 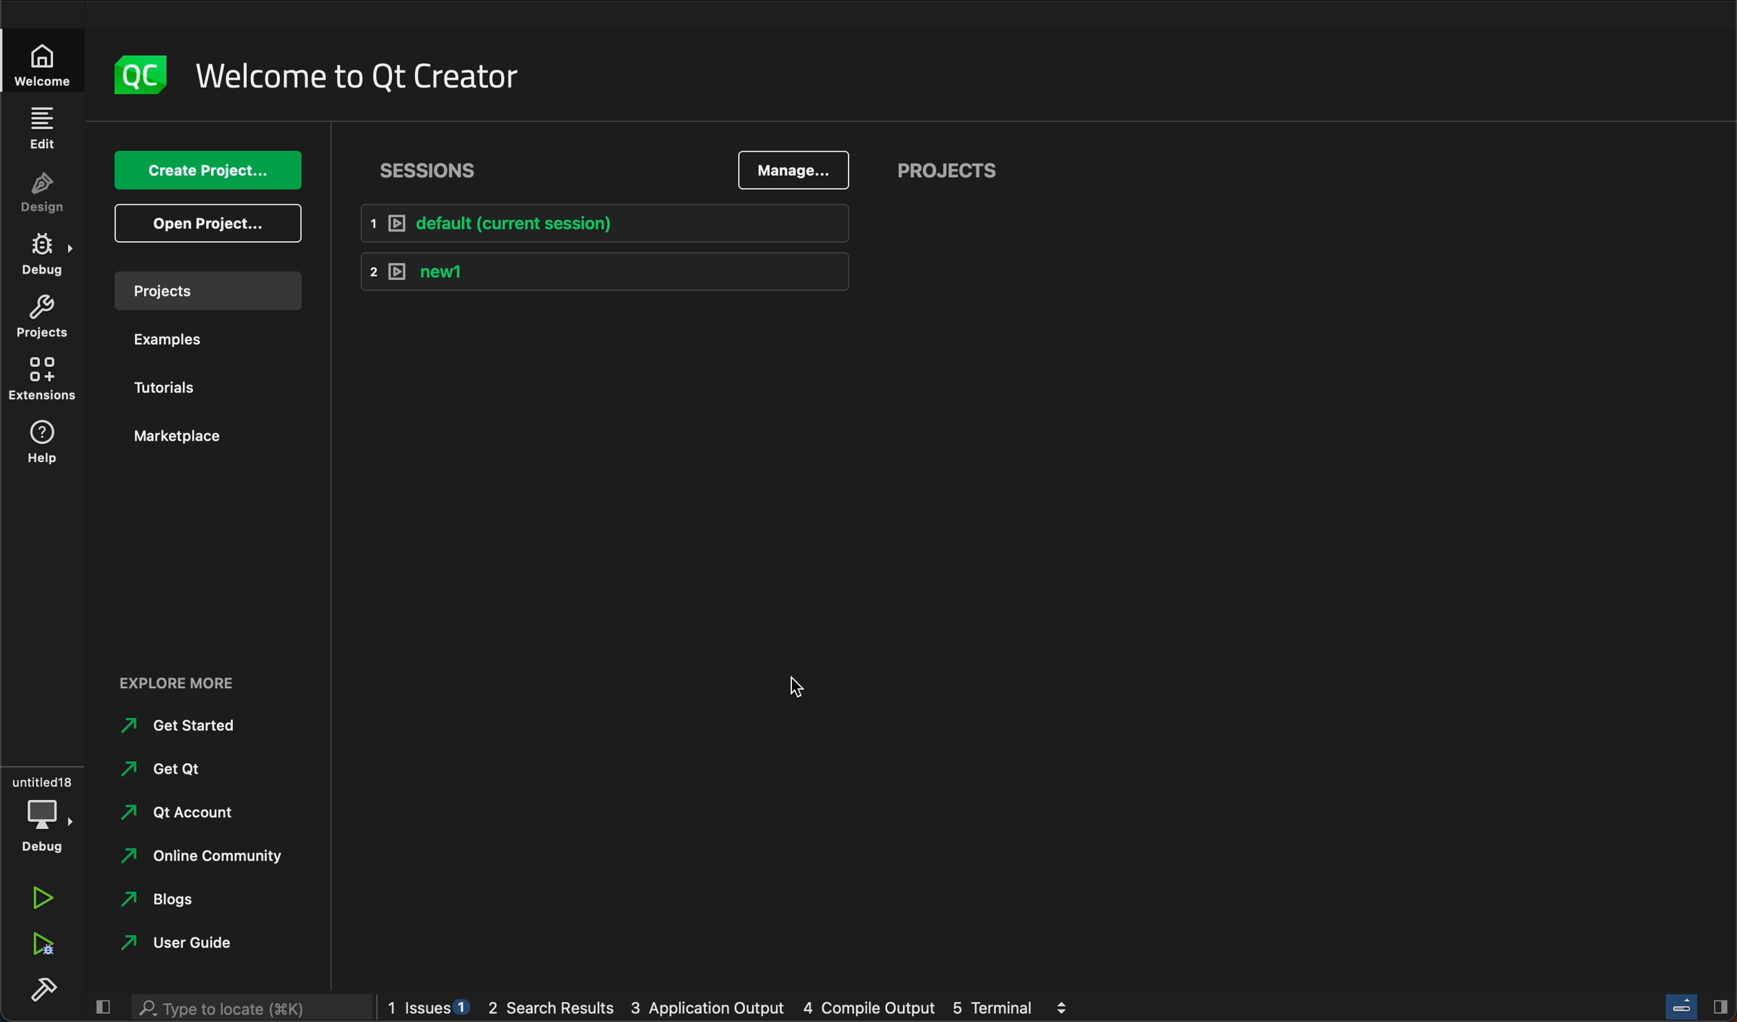 I want to click on build, so click(x=41, y=988).